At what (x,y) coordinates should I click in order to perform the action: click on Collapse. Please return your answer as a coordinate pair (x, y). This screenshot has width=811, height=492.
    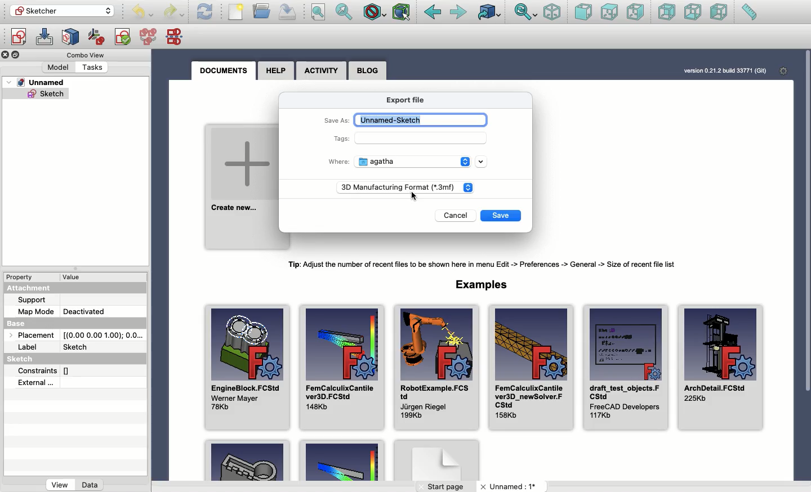
    Looking at the image, I should click on (17, 55).